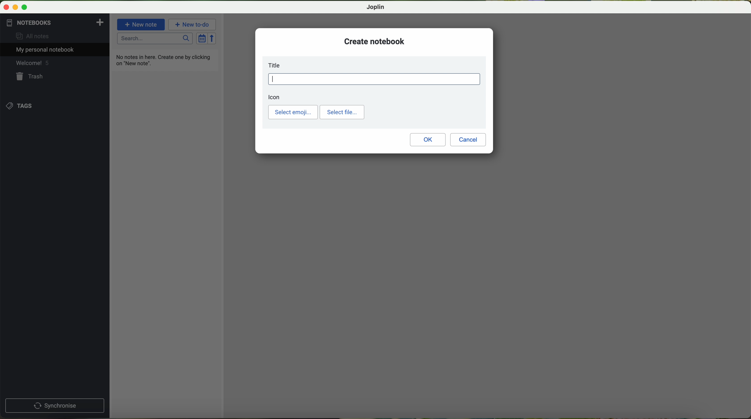  I want to click on trash, so click(30, 77).